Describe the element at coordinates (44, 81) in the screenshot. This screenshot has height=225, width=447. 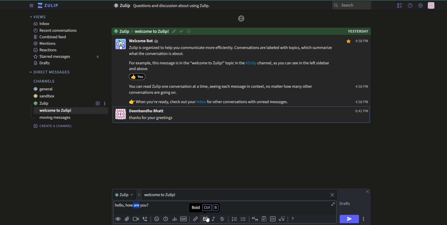
I see `Channels` at that location.